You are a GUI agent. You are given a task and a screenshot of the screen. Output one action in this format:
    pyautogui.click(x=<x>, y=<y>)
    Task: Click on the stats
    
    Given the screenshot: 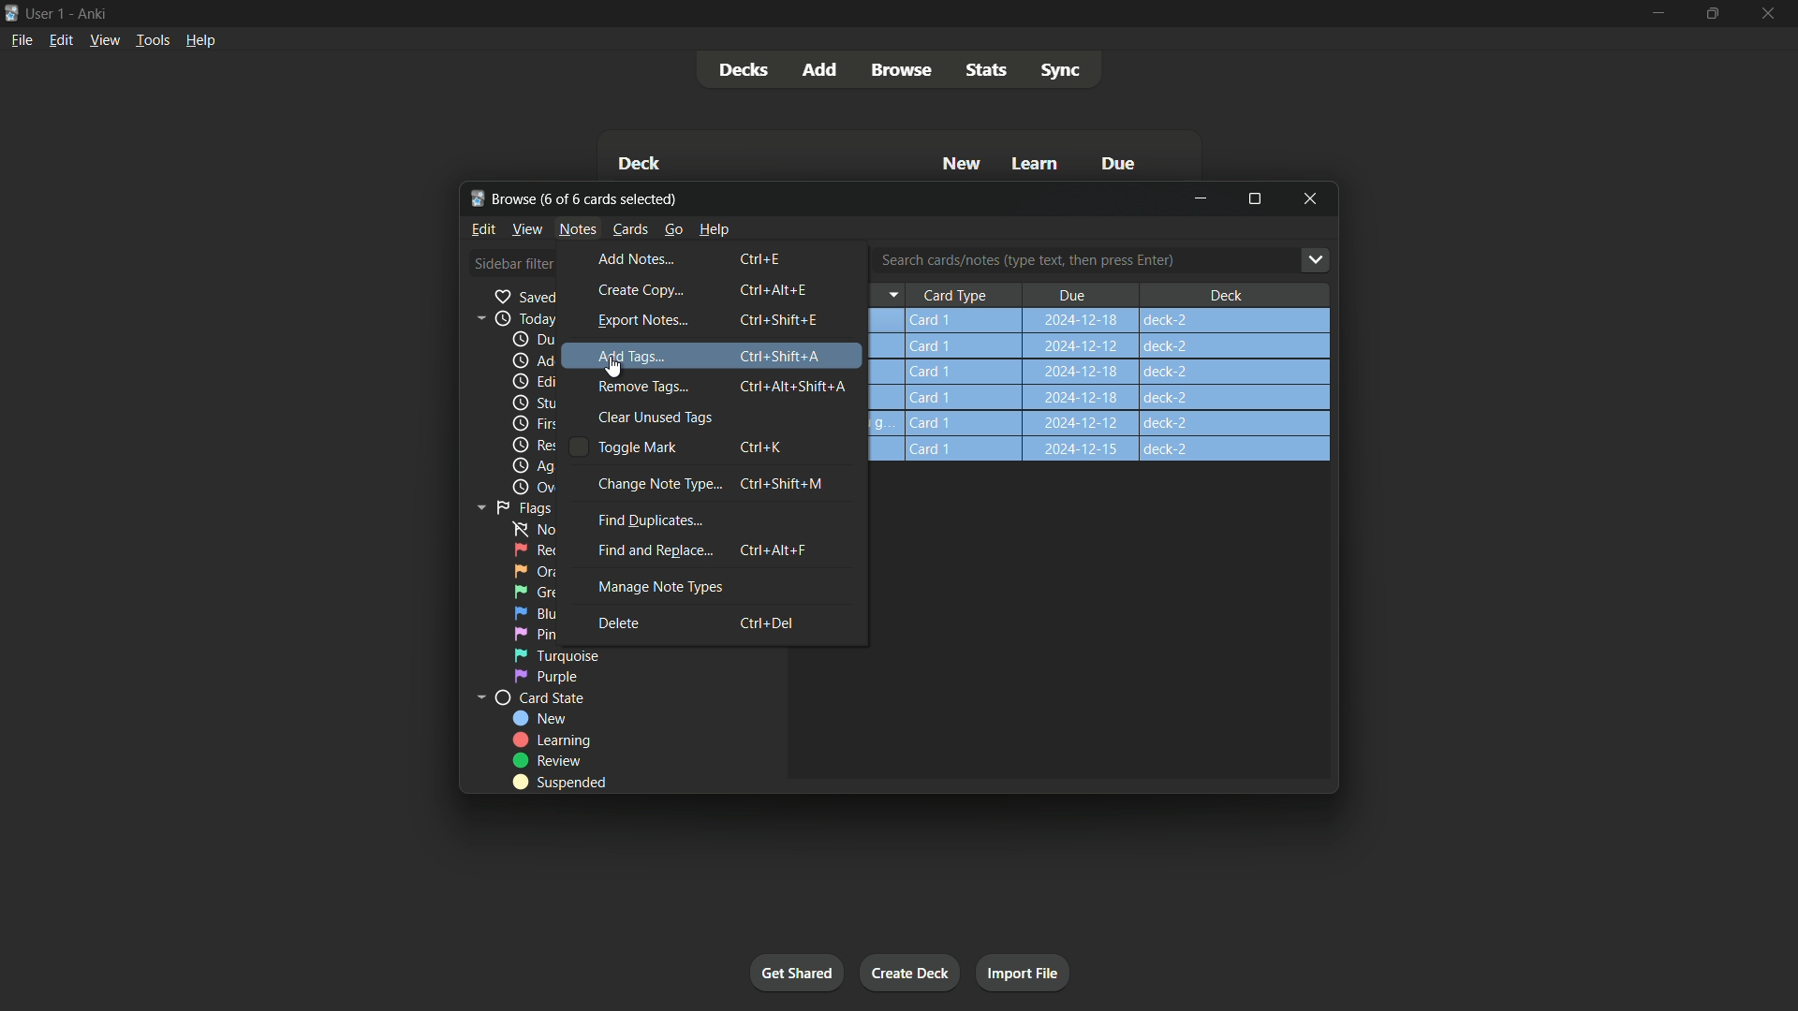 What is the action you would take?
    pyautogui.click(x=990, y=68)
    